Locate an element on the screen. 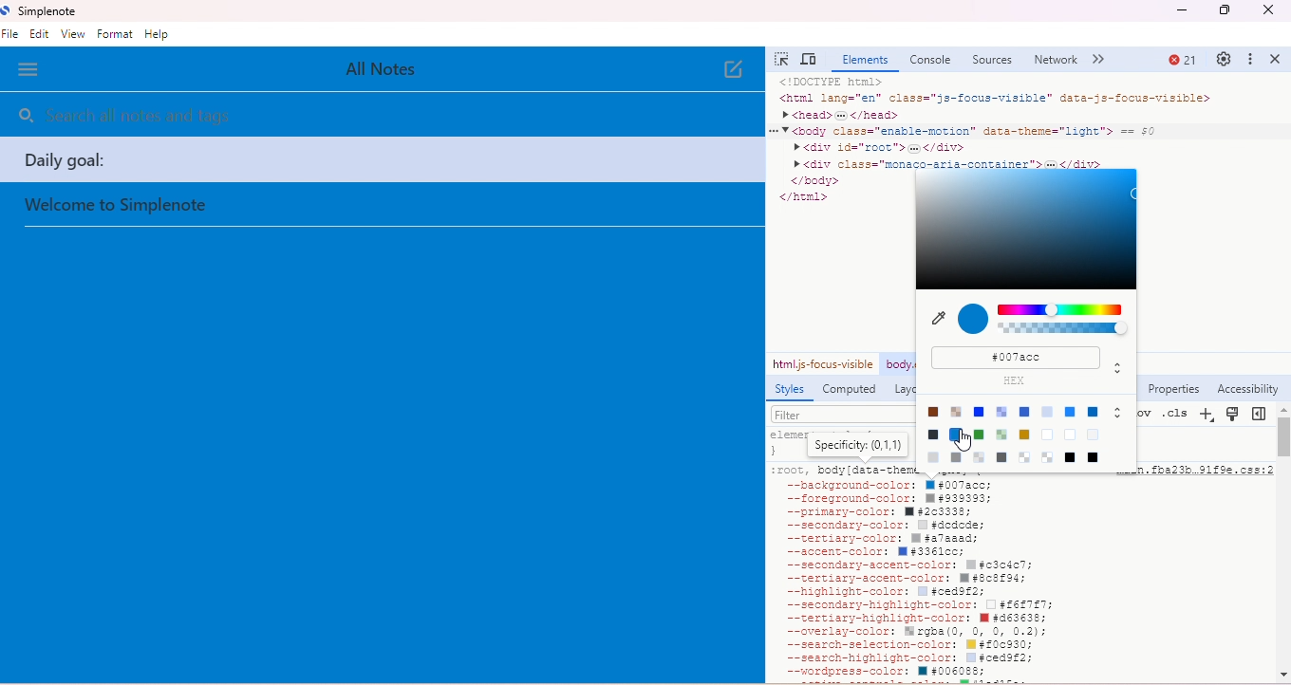 This screenshot has width=1291, height=685. color changed in background is located at coordinates (376, 482).